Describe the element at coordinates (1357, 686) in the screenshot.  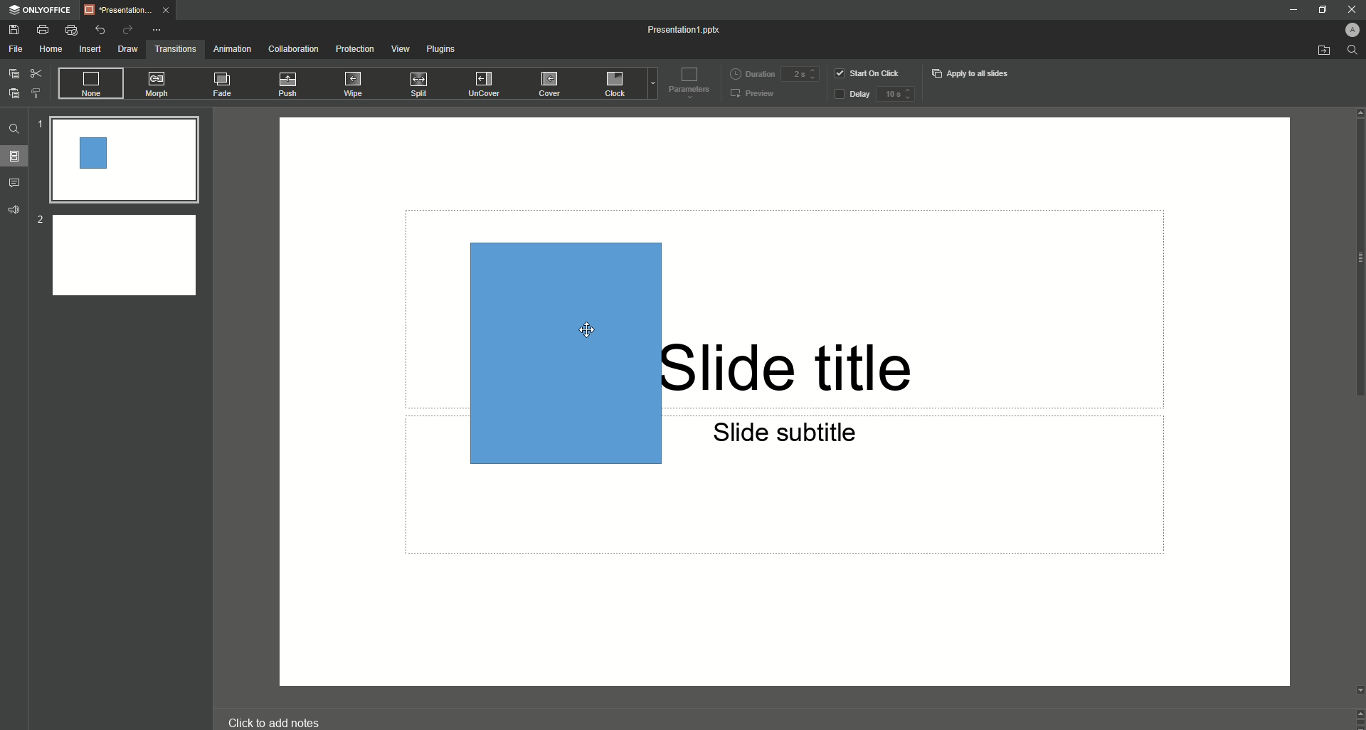
I see `move down` at that location.